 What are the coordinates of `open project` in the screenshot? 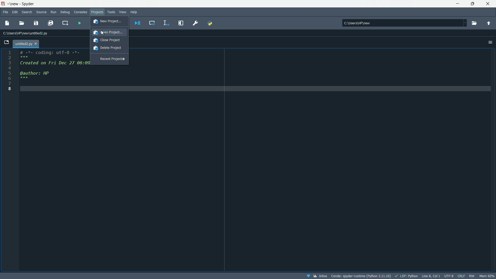 It's located at (109, 33).